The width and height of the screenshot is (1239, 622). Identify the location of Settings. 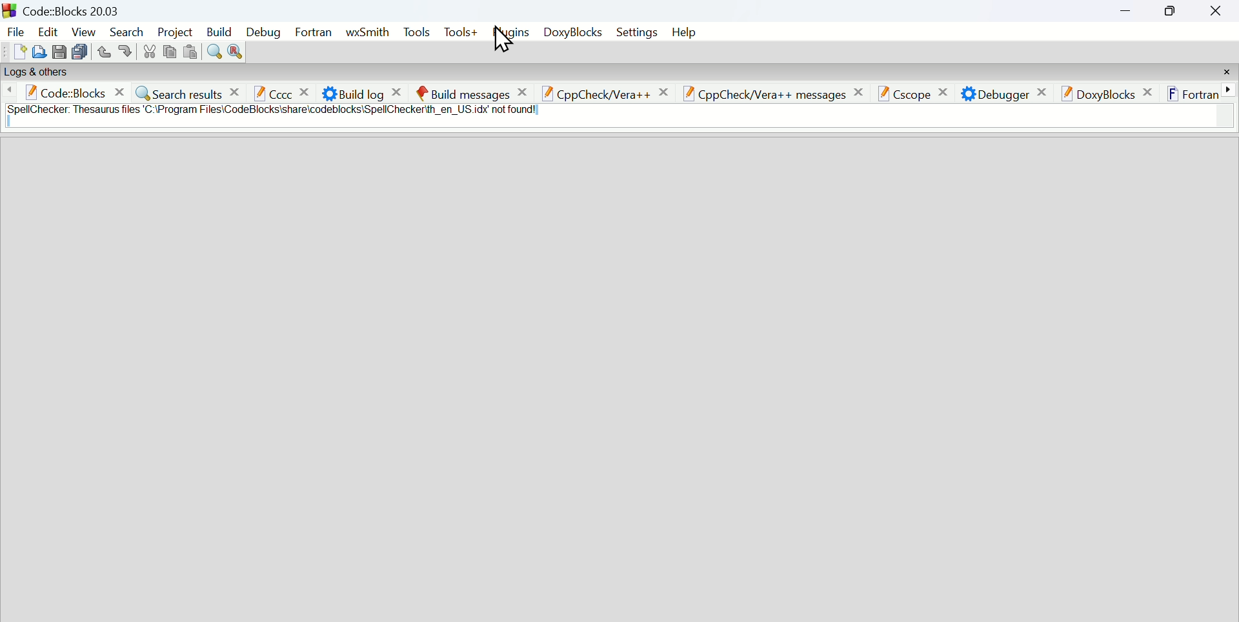
(636, 32).